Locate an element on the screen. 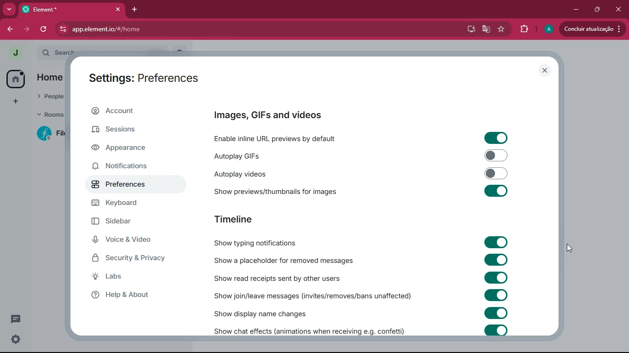 Image resolution: width=629 pixels, height=353 pixels. enable inline URL previews by default is located at coordinates (281, 137).